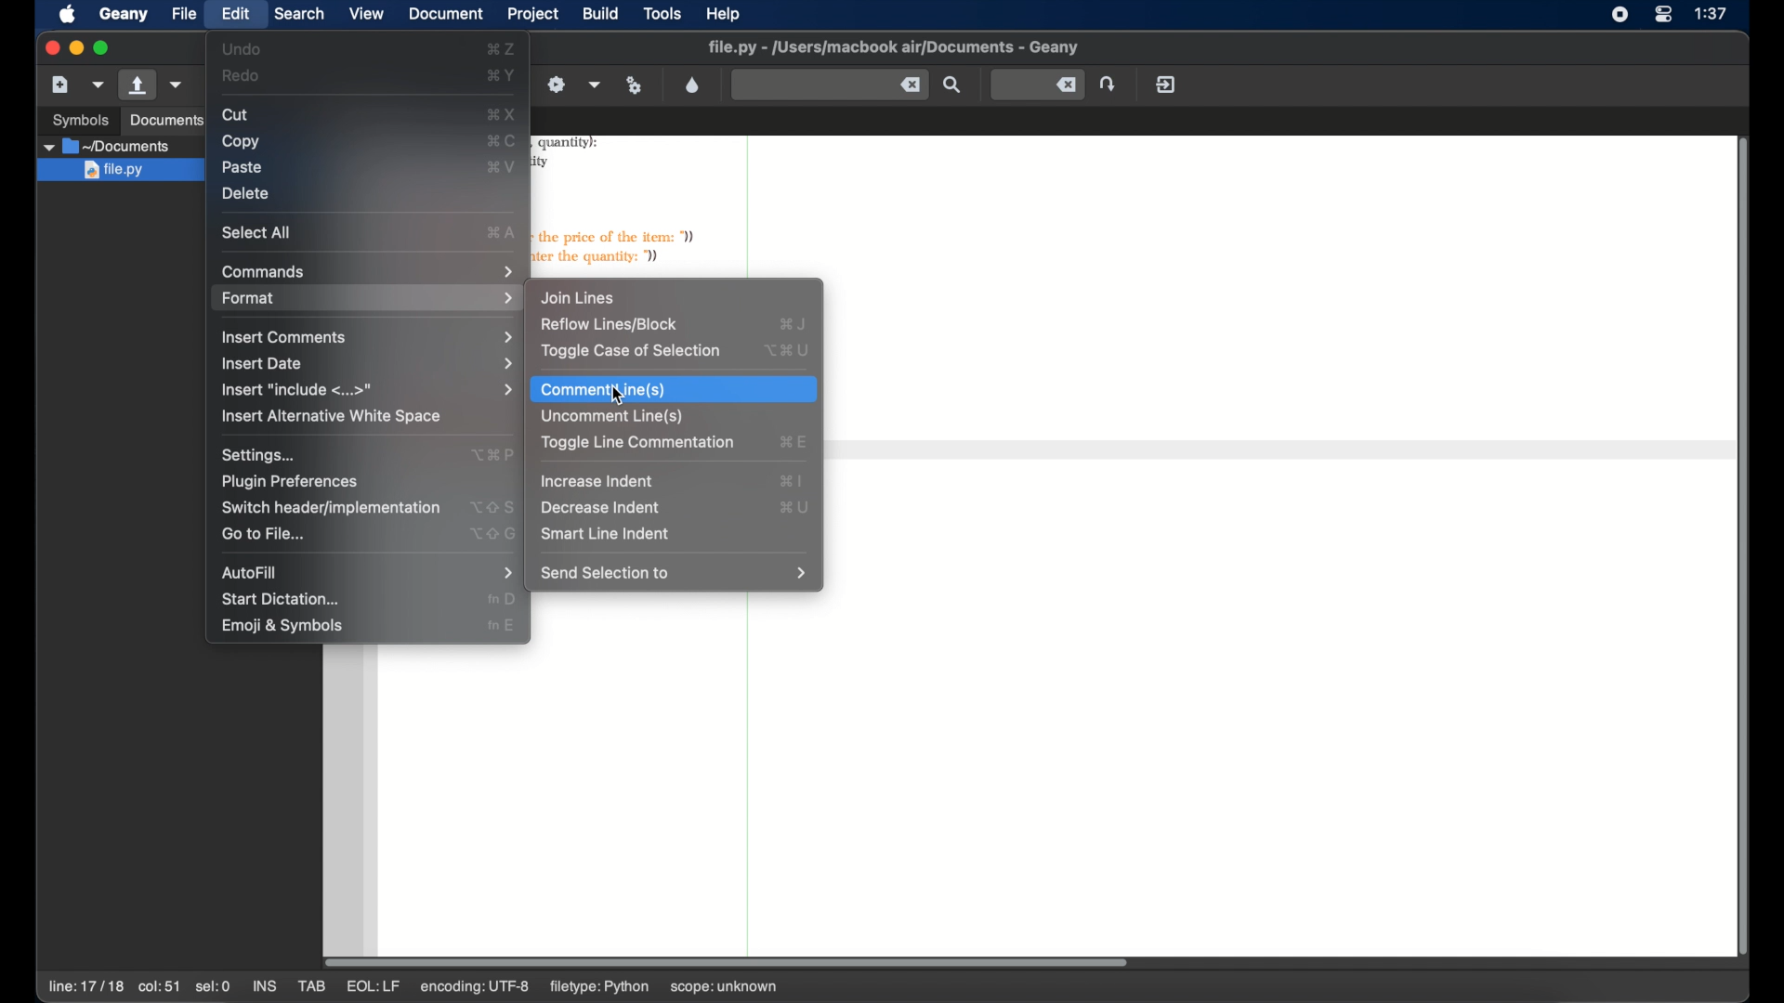 The image size is (1784, 1003). Describe the element at coordinates (295, 482) in the screenshot. I see `plugin preferences` at that location.